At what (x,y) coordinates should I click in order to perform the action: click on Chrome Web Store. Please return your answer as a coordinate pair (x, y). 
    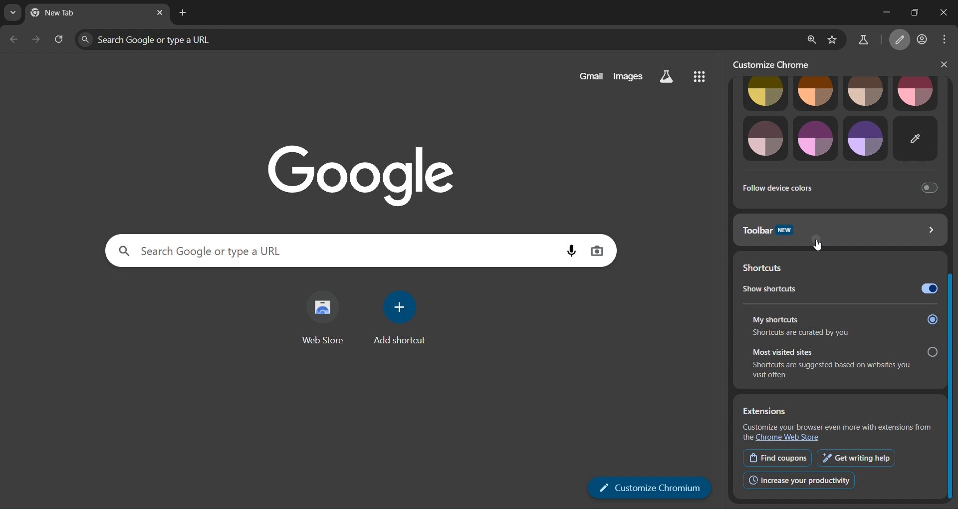
    Looking at the image, I should click on (790, 438).